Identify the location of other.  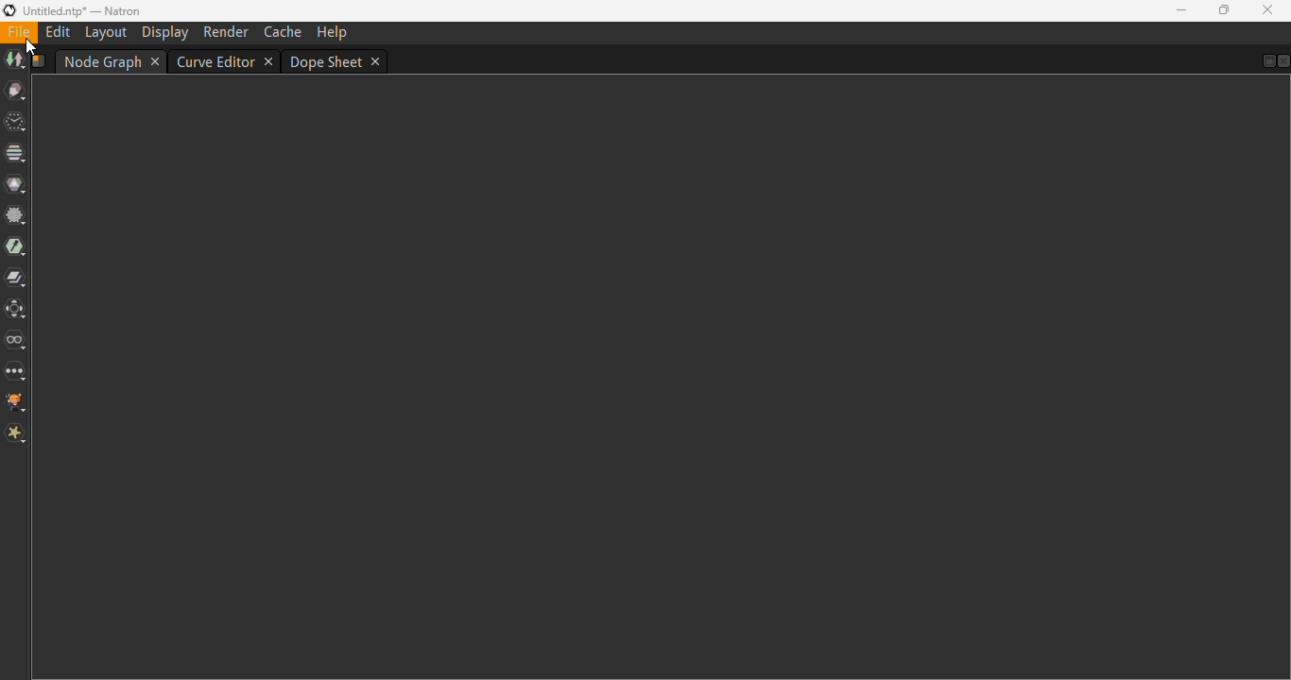
(17, 373).